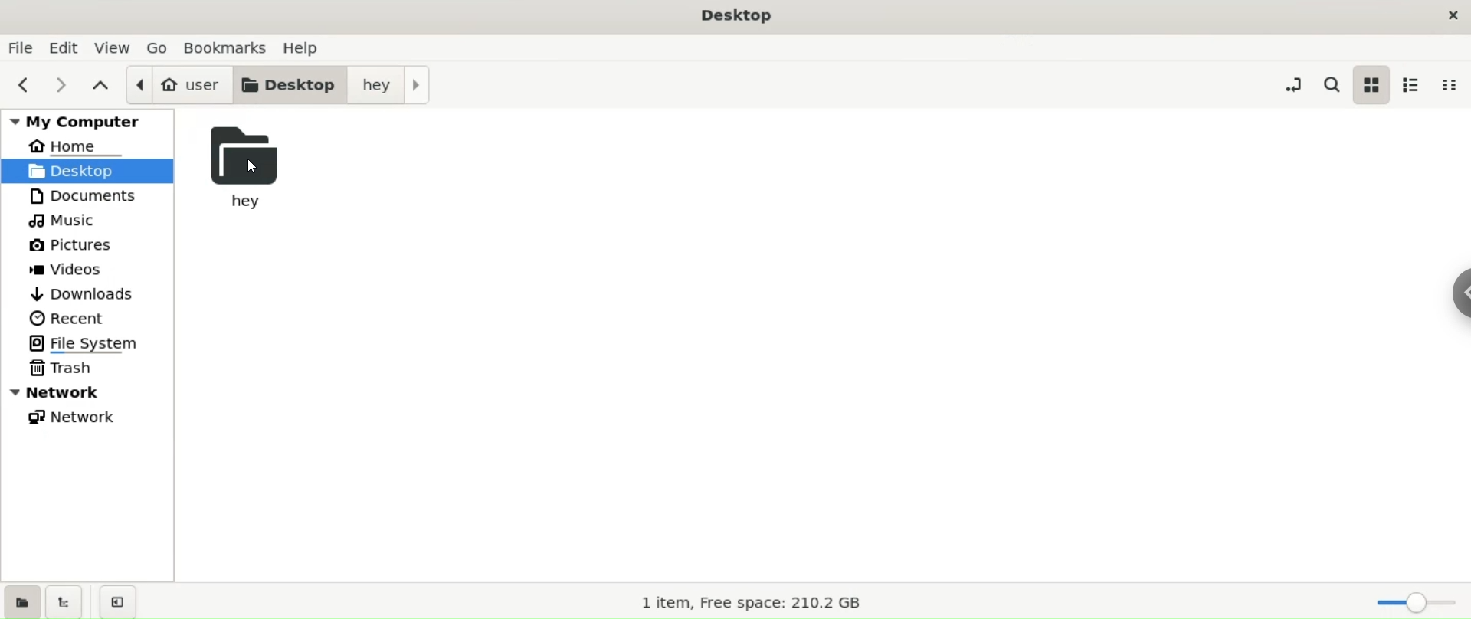  I want to click on desktop, so click(292, 84).